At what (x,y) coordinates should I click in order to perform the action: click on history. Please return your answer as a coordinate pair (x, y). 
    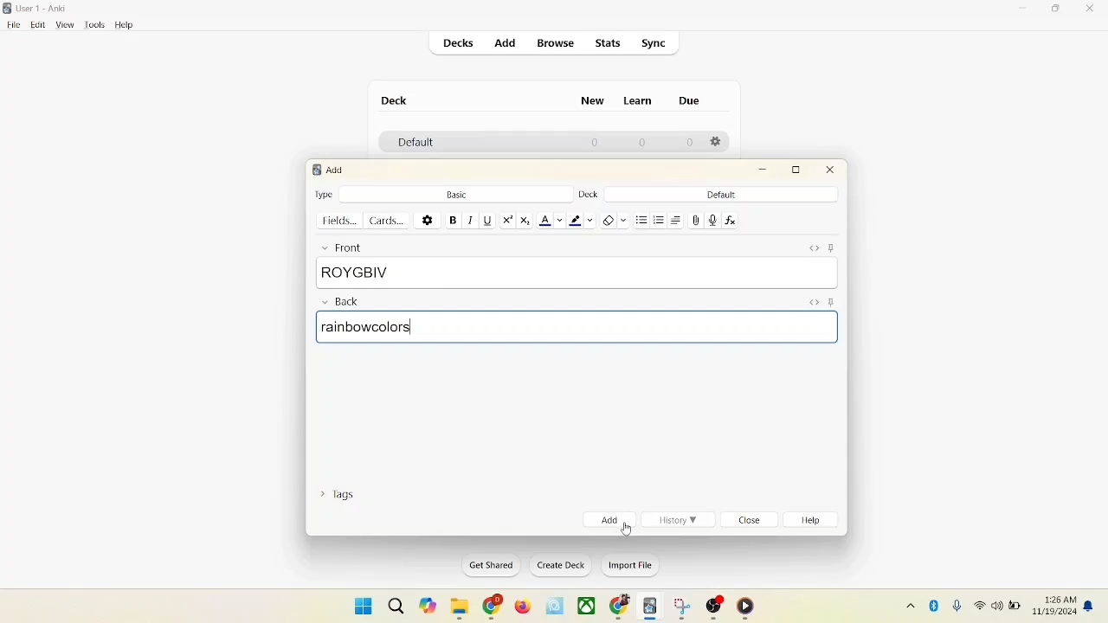
    Looking at the image, I should click on (679, 520).